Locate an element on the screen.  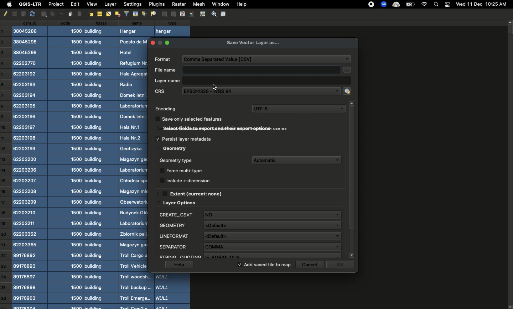
Extent is located at coordinates (195, 192).